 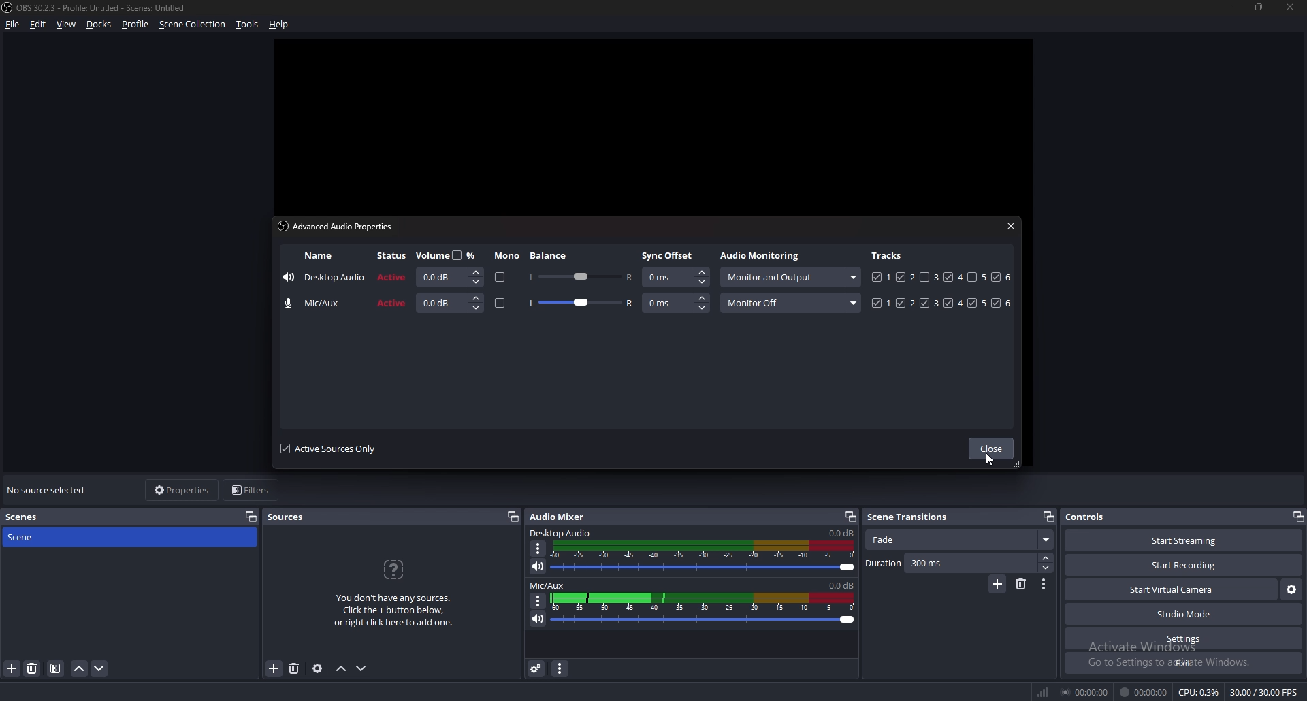 What do you see at coordinates (32, 538) in the screenshot?
I see `scene` at bounding box center [32, 538].